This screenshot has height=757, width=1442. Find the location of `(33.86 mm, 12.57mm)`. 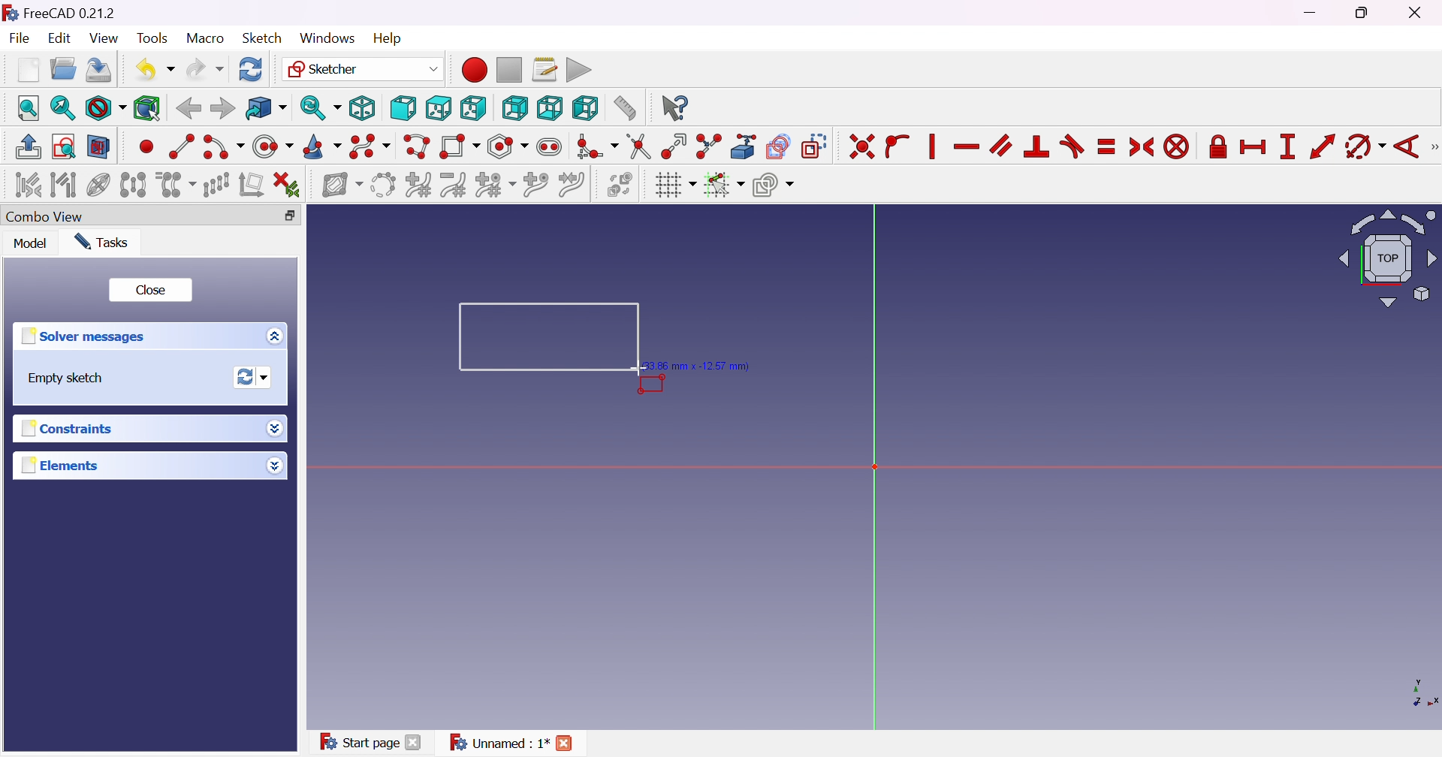

(33.86 mm, 12.57mm) is located at coordinates (702, 364).